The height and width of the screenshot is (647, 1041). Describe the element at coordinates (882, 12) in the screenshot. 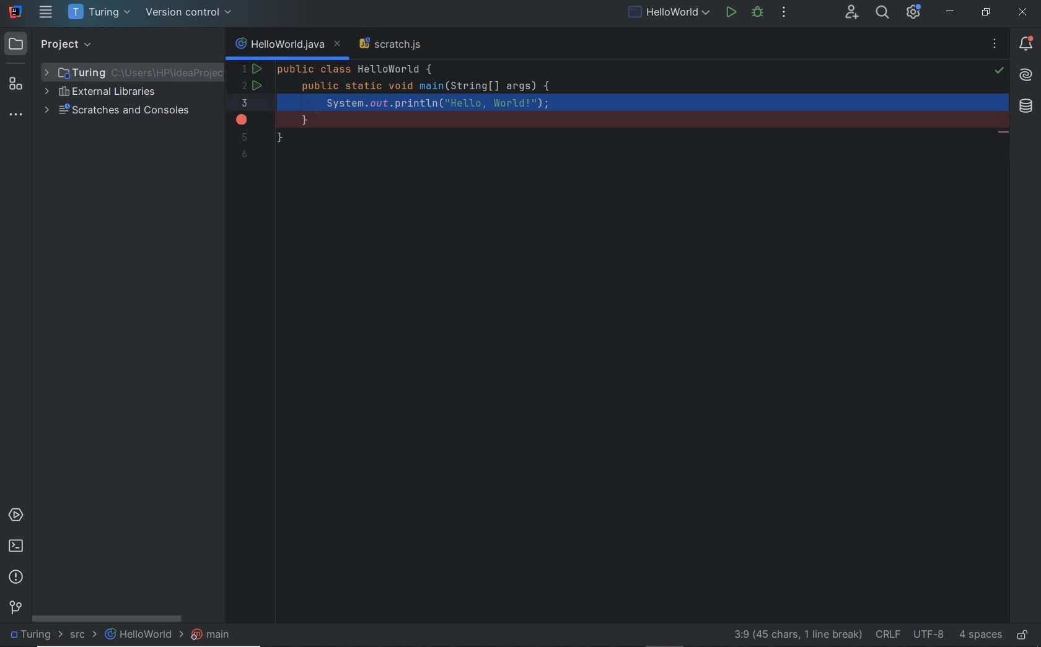

I see `search everywhere` at that location.